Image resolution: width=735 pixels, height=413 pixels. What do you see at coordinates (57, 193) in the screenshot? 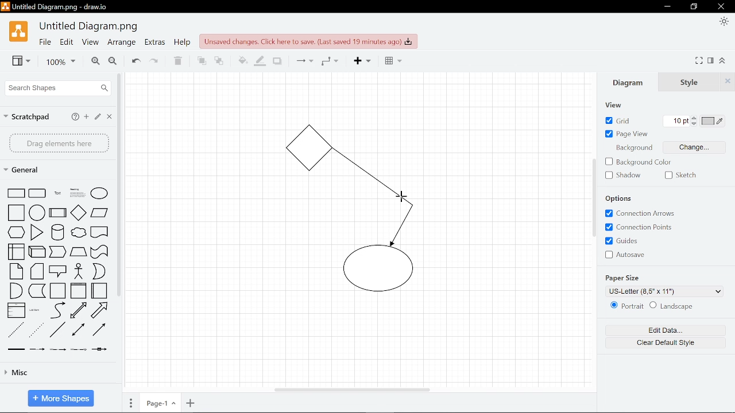
I see `shape` at bounding box center [57, 193].